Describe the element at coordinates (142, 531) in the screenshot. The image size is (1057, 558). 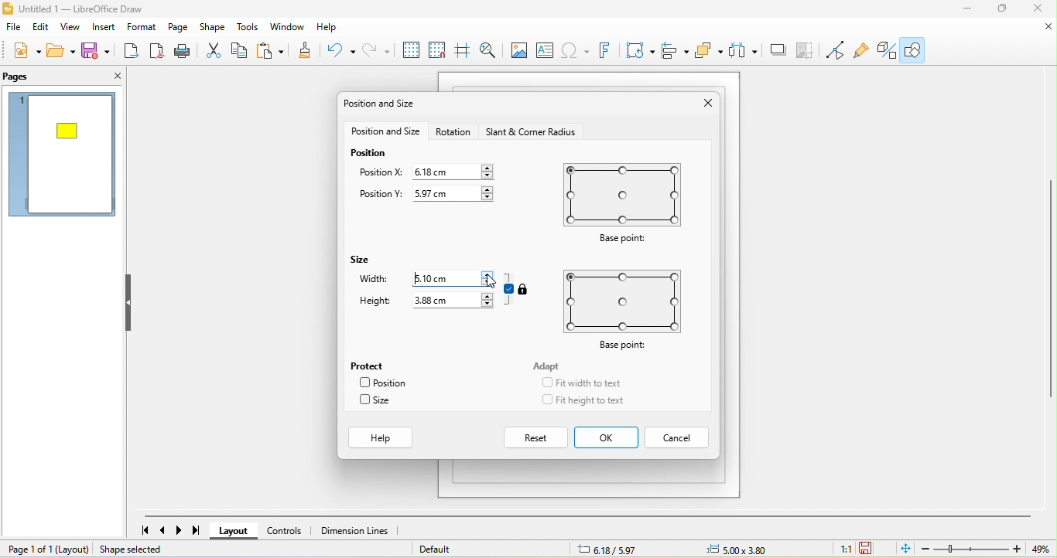
I see `first page` at that location.